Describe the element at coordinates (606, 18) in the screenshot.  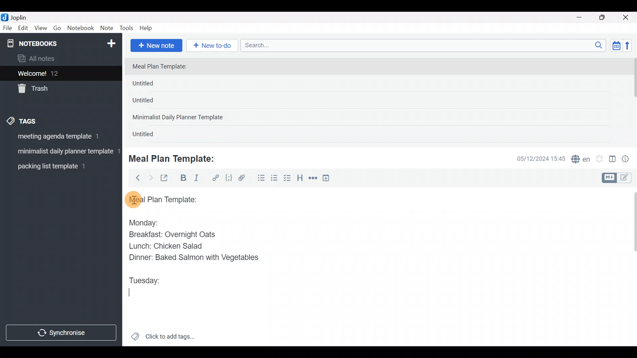
I see `Maximize` at that location.